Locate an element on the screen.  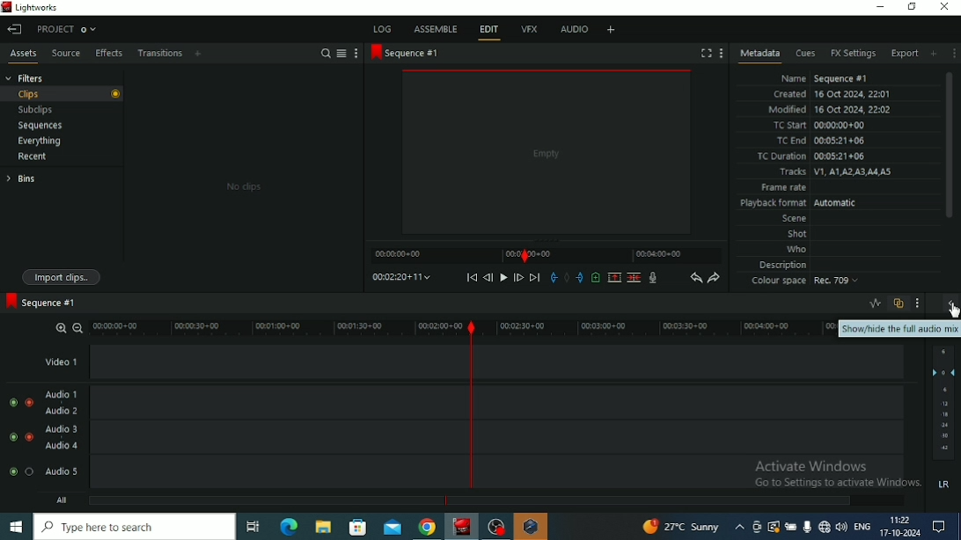
Transitions is located at coordinates (159, 54).